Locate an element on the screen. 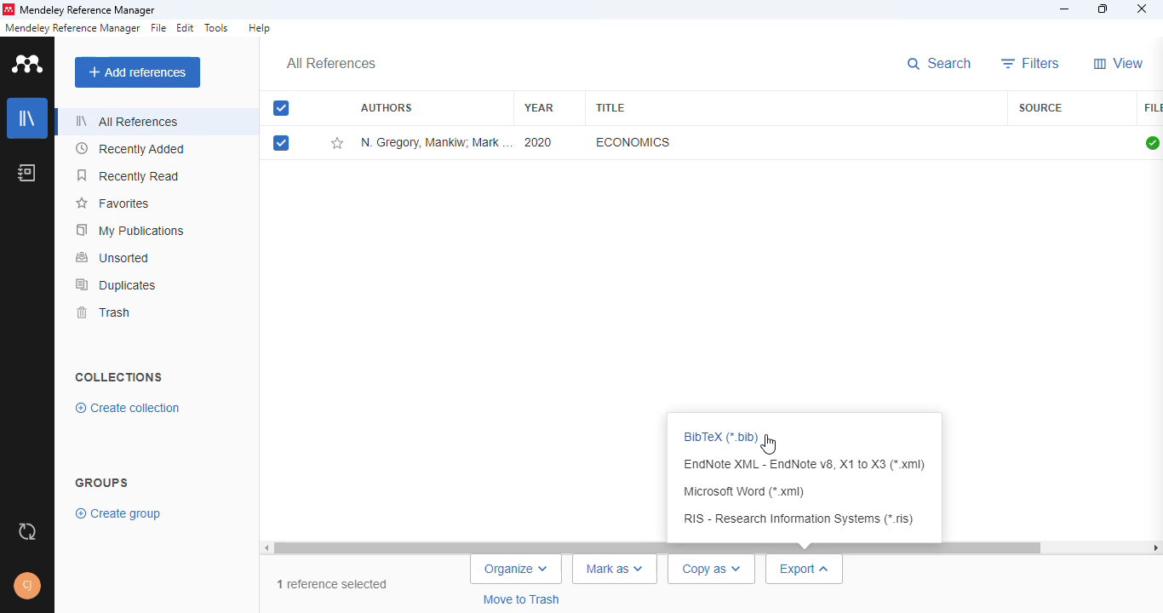 The height and width of the screenshot is (613, 1163). file is located at coordinates (158, 28).